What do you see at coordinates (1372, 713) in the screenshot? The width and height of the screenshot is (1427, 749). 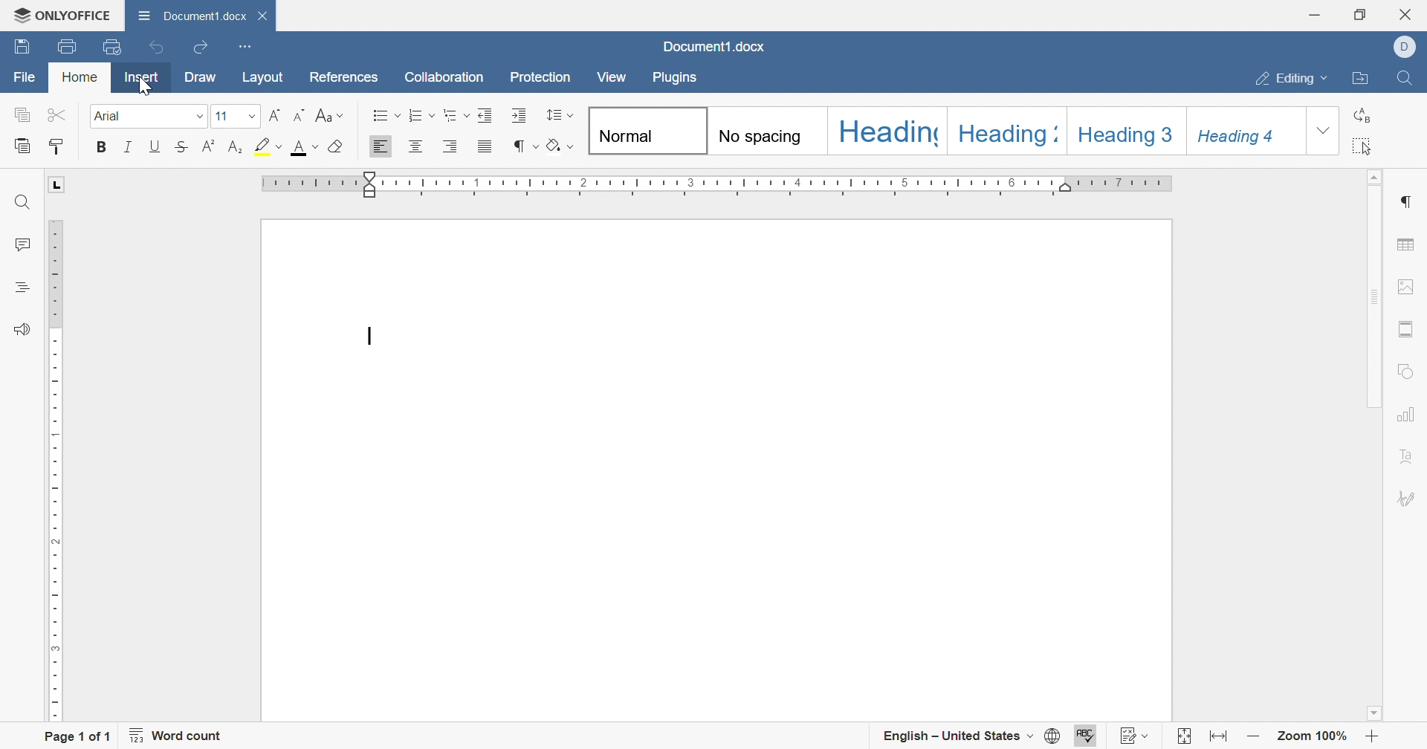 I see `Scroll down` at bounding box center [1372, 713].